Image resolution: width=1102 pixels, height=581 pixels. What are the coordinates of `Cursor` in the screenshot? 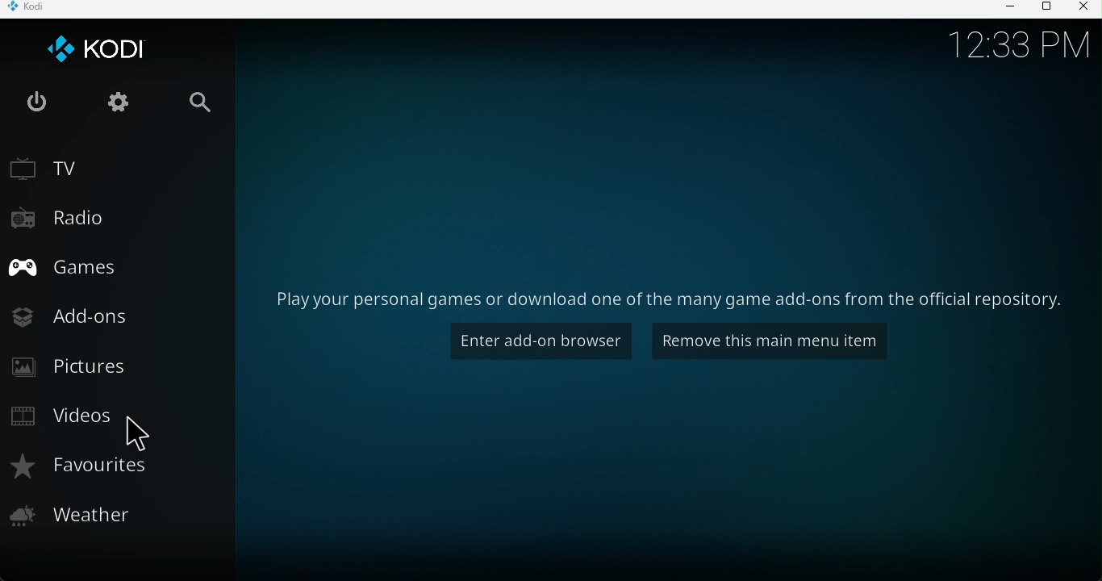 It's located at (144, 434).